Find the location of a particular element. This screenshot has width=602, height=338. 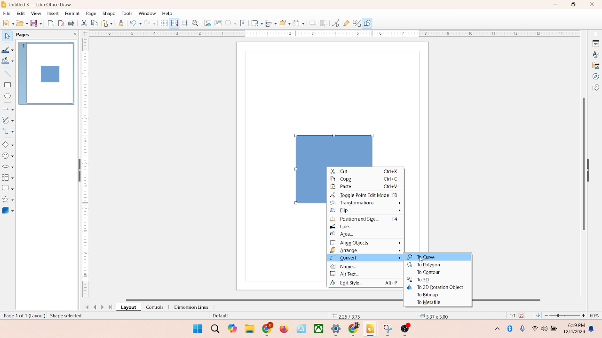

hide is located at coordinates (78, 171).